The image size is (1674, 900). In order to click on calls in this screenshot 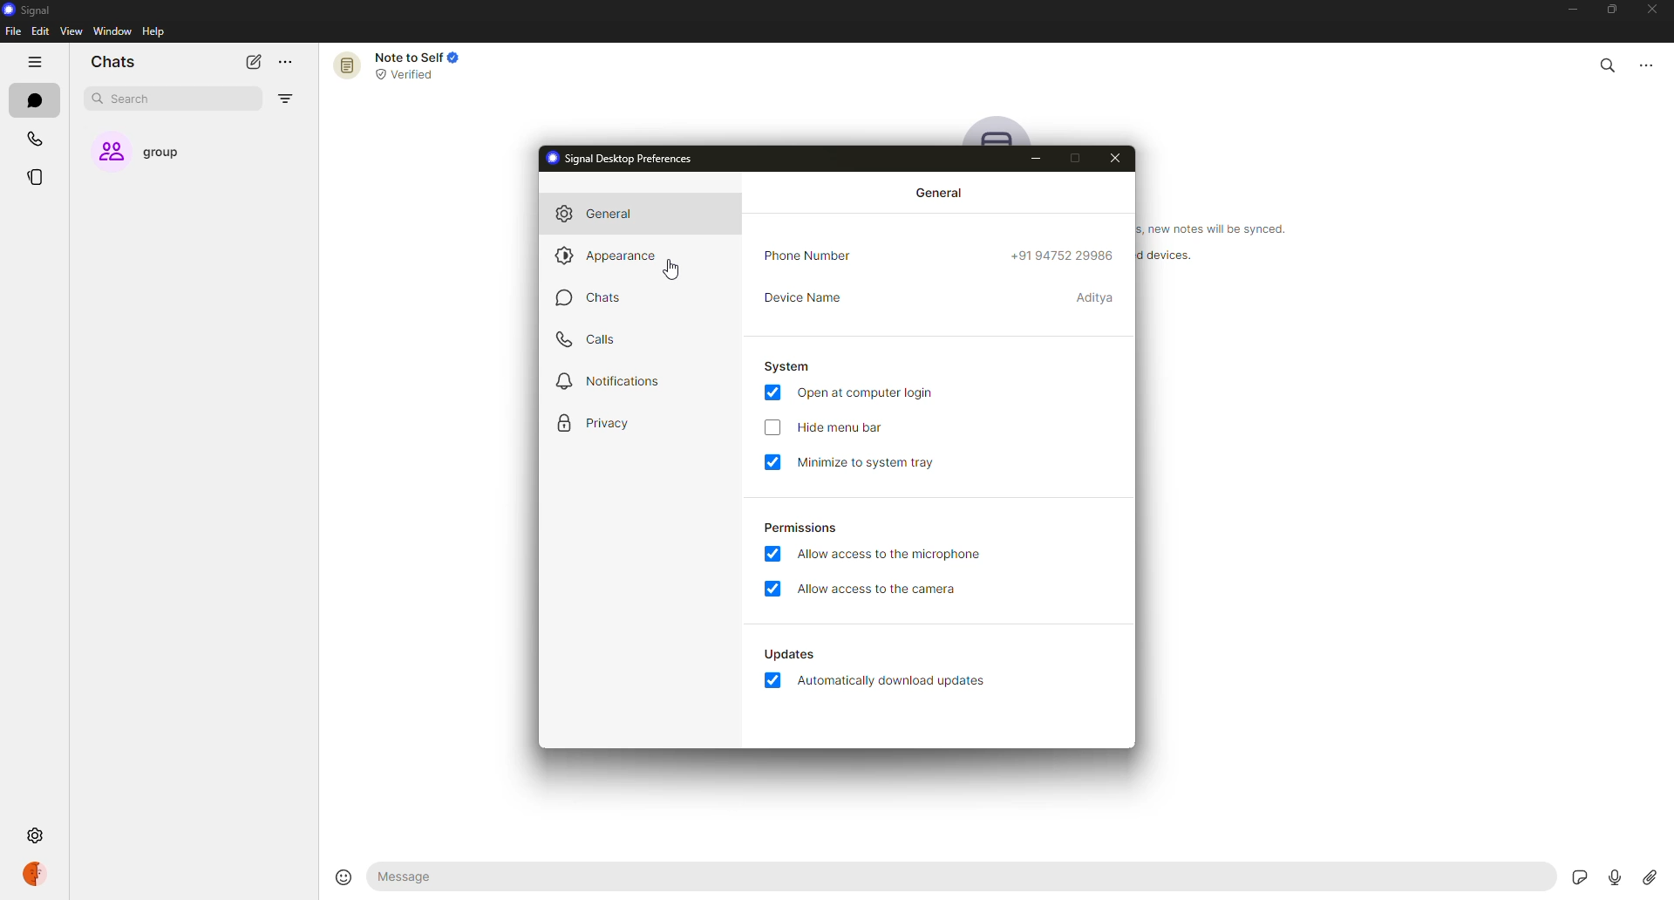, I will do `click(589, 338)`.